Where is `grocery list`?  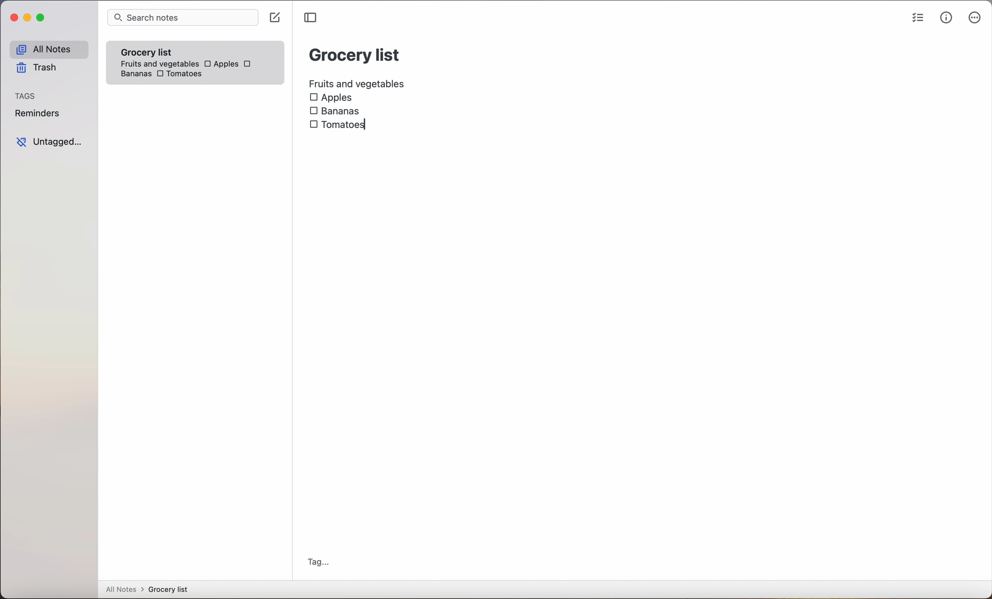 grocery list is located at coordinates (355, 54).